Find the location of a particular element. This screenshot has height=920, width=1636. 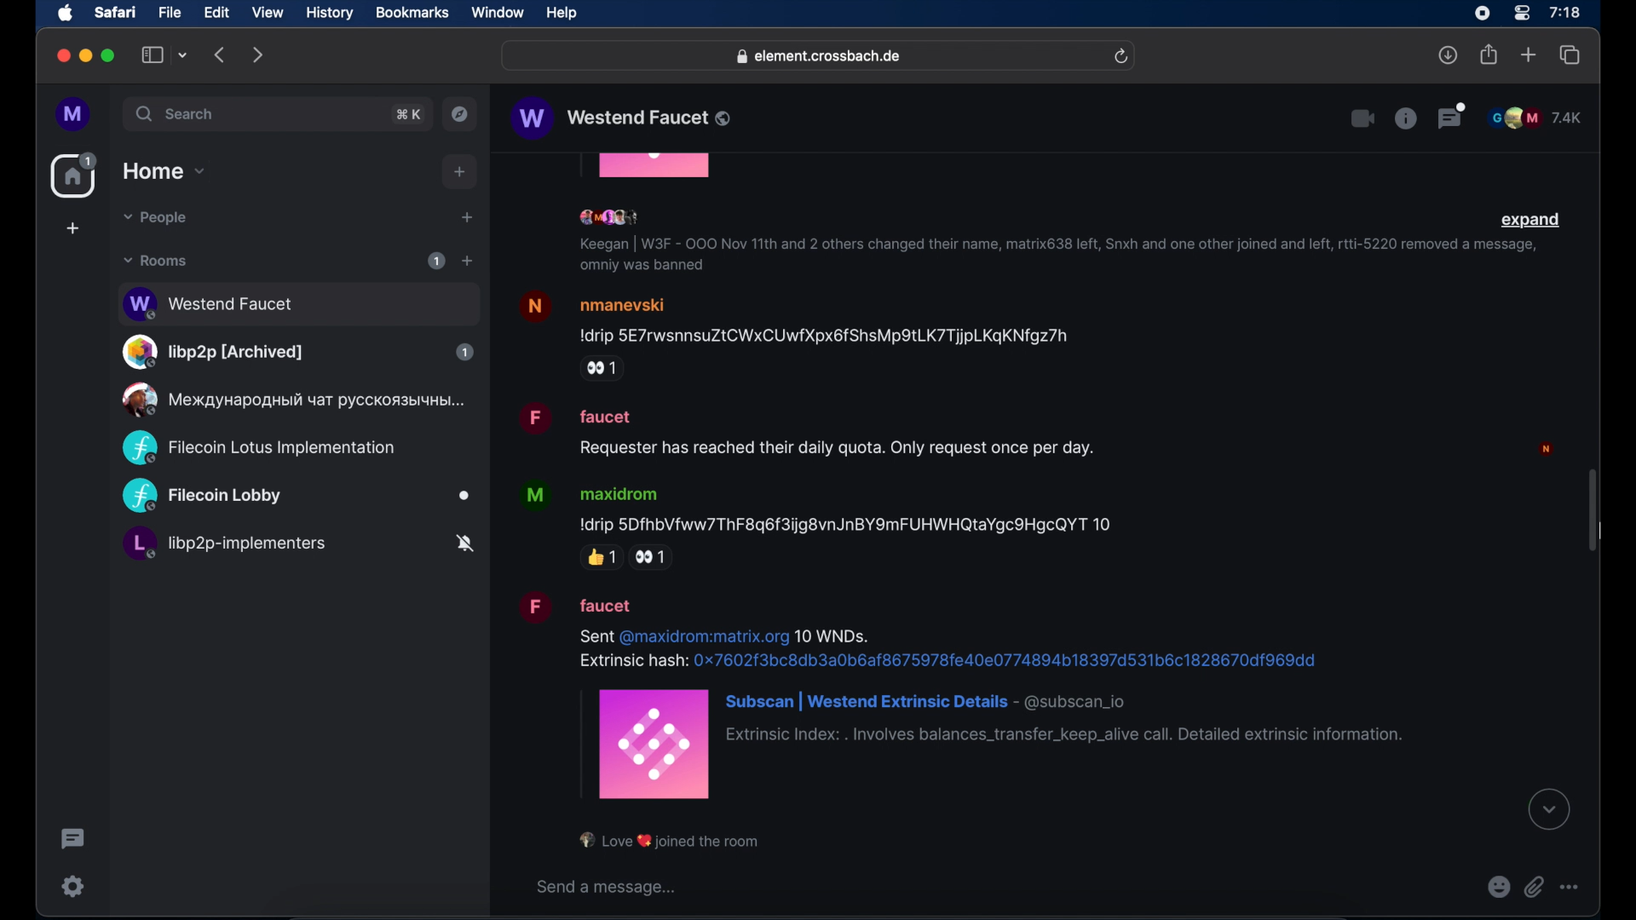

screen recorder icon is located at coordinates (1482, 14).